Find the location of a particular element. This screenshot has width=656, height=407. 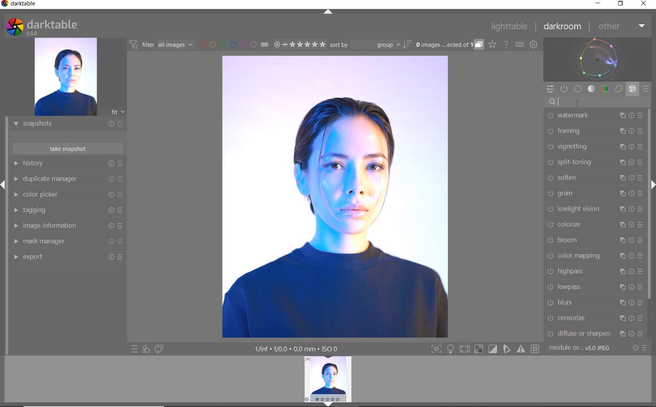

IMAGE PREVIEW is located at coordinates (65, 77).